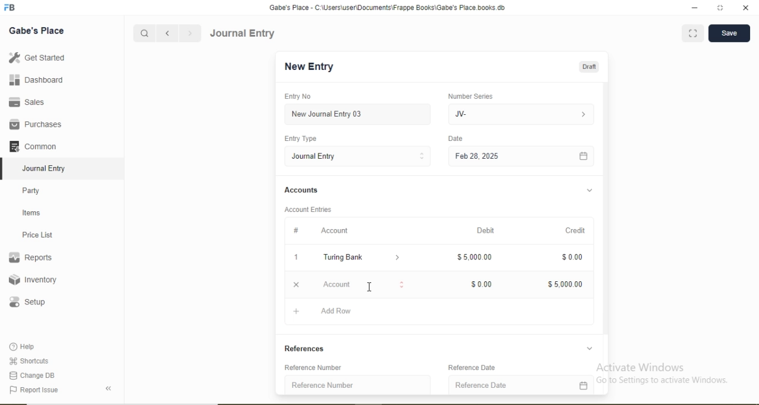 This screenshot has width=759, height=405. Describe the element at coordinates (30, 258) in the screenshot. I see `Reports` at that location.